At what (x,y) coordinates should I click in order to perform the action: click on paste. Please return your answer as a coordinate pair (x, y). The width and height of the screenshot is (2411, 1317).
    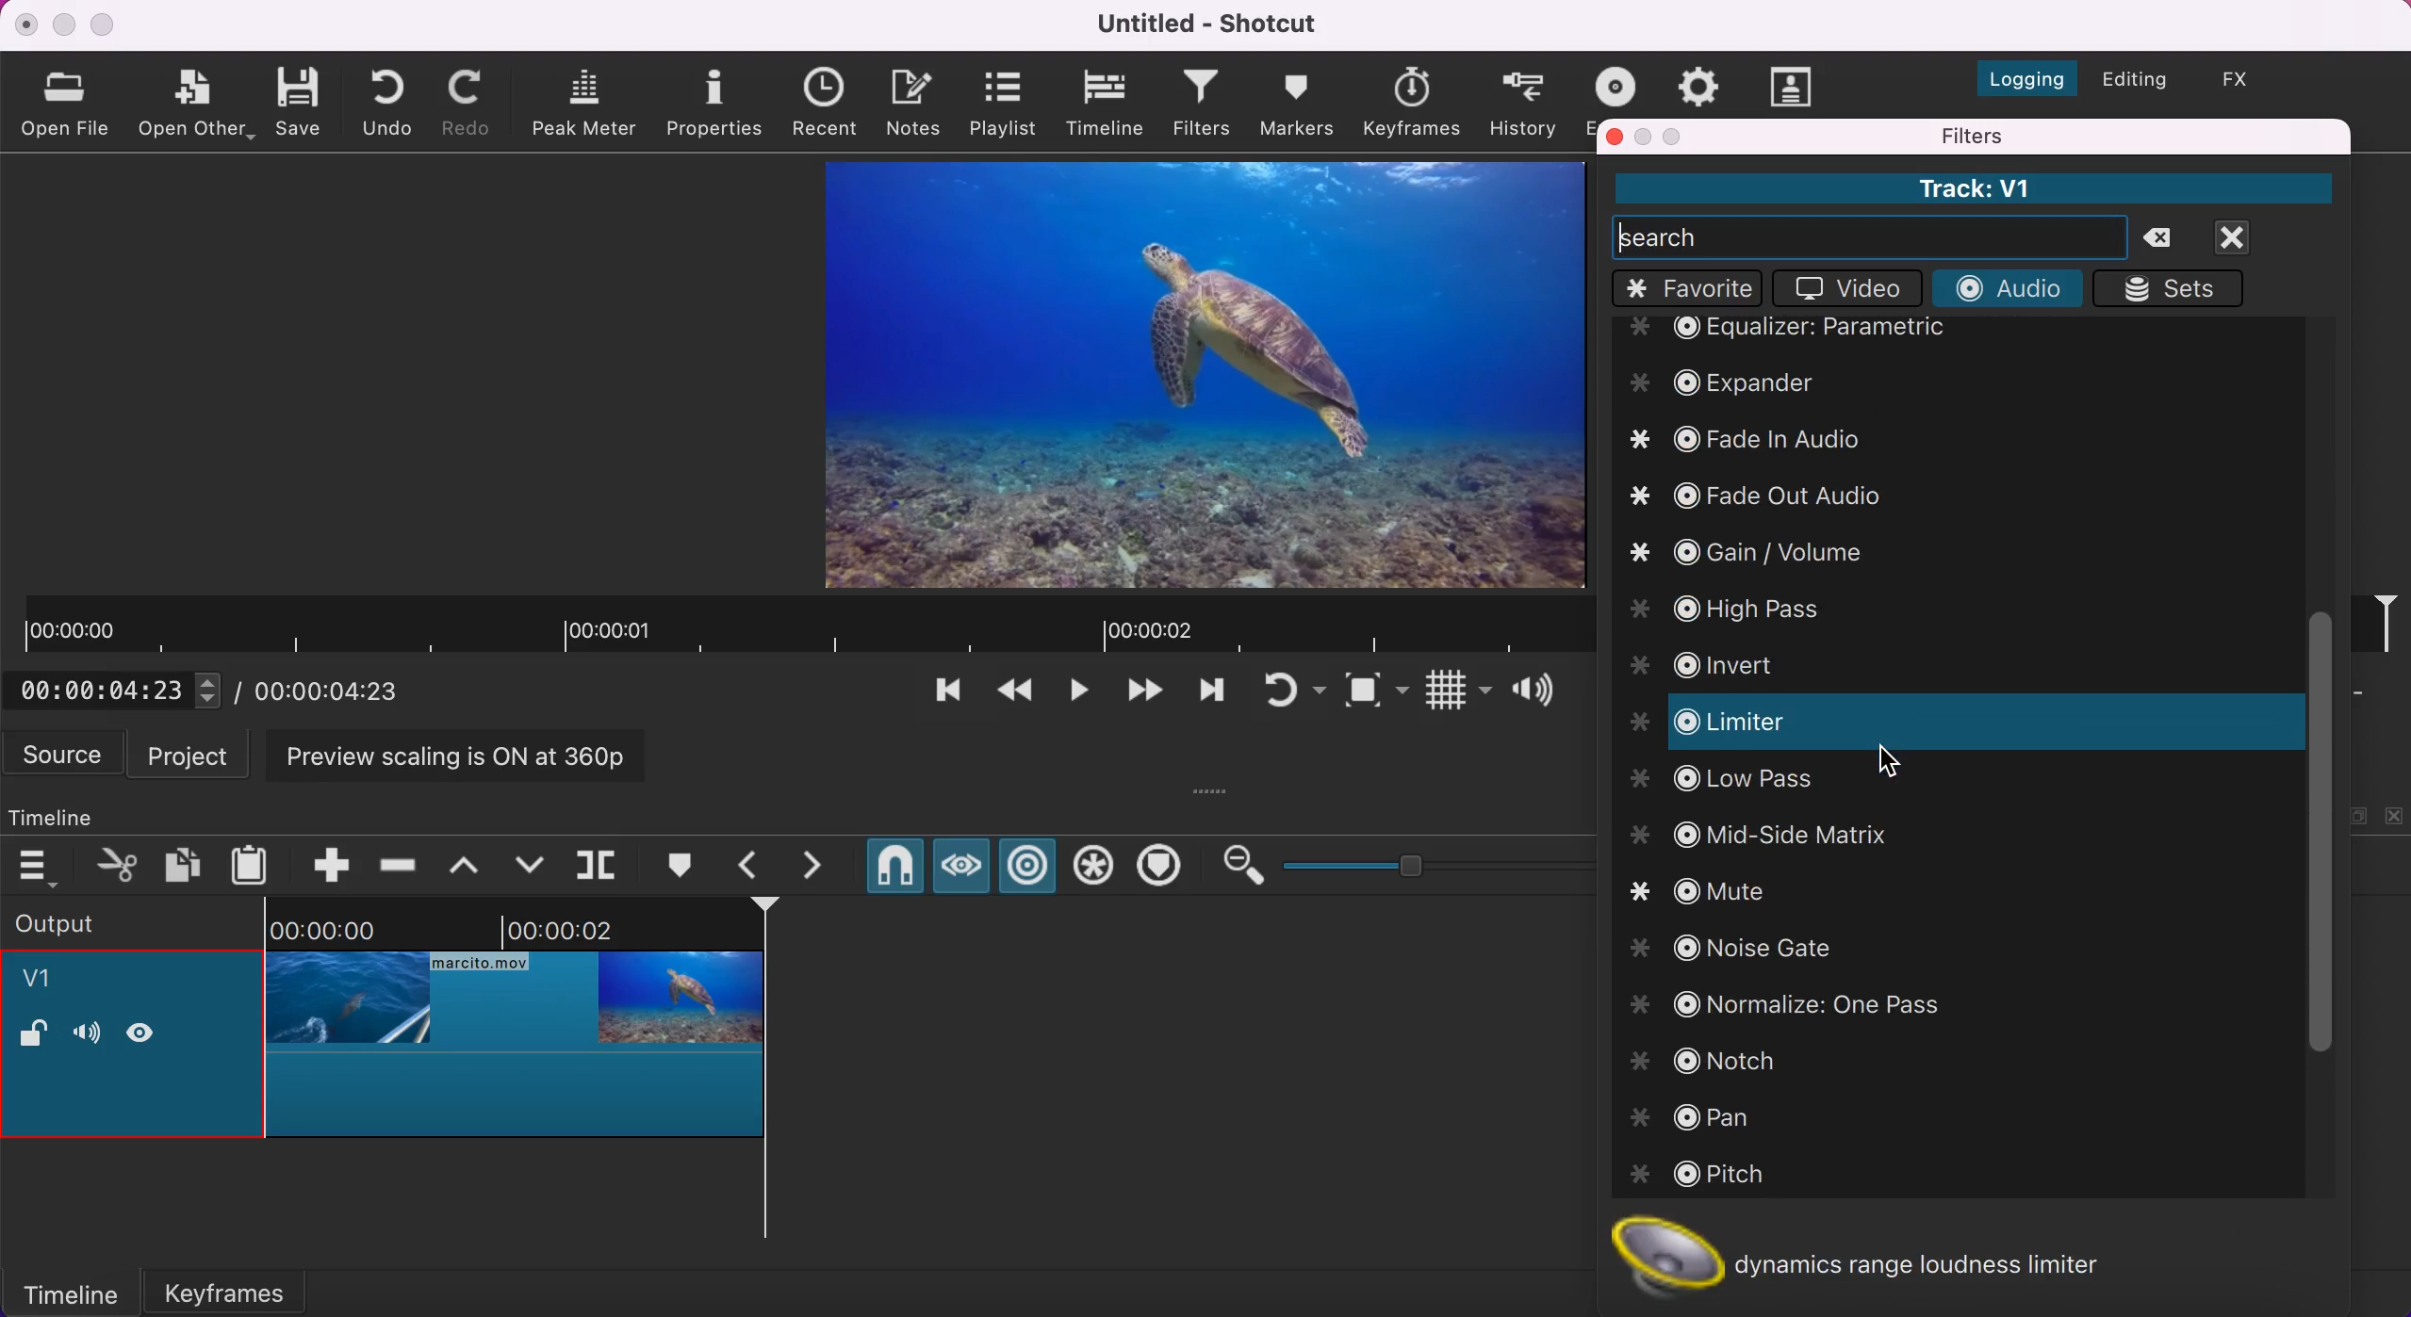
    Looking at the image, I should click on (254, 862).